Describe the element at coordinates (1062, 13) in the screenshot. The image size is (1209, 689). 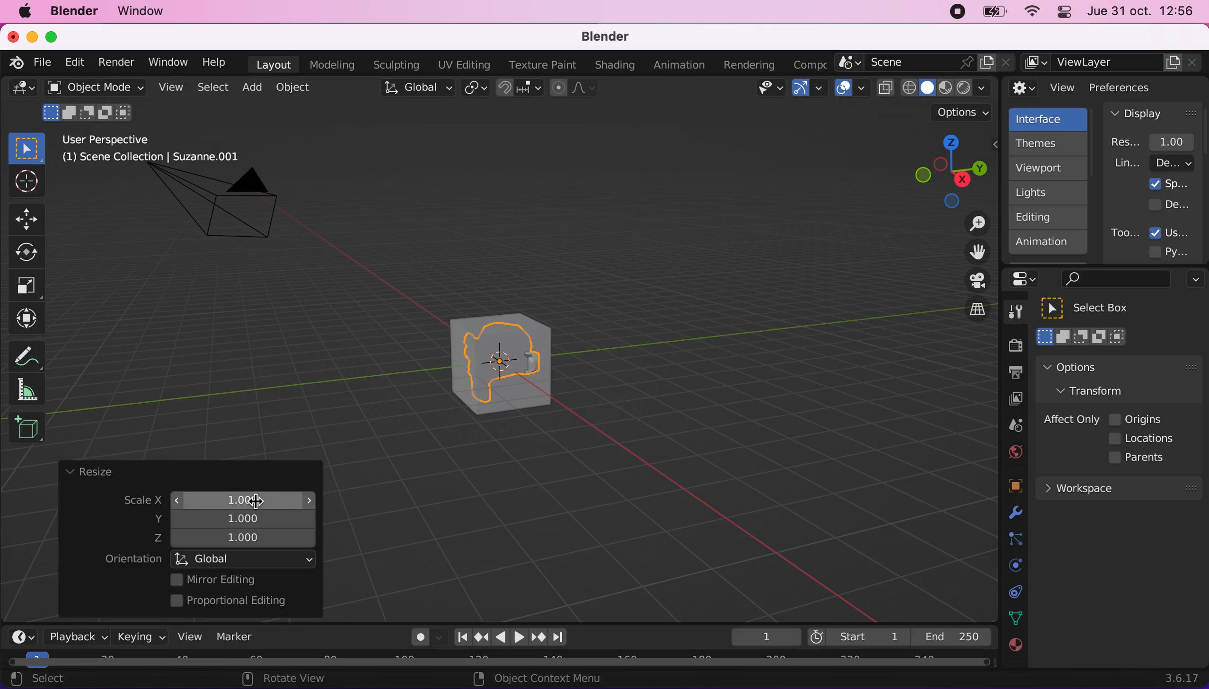
I see `panel control` at that location.